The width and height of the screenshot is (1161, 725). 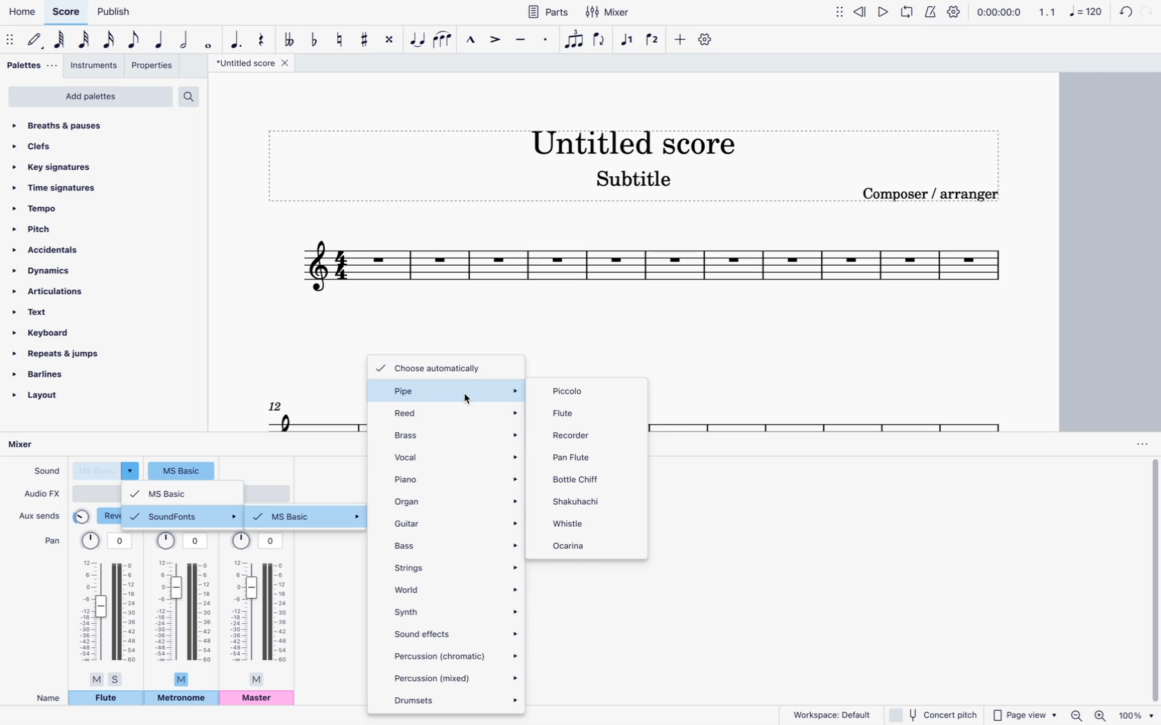 I want to click on reverb, so click(x=97, y=516).